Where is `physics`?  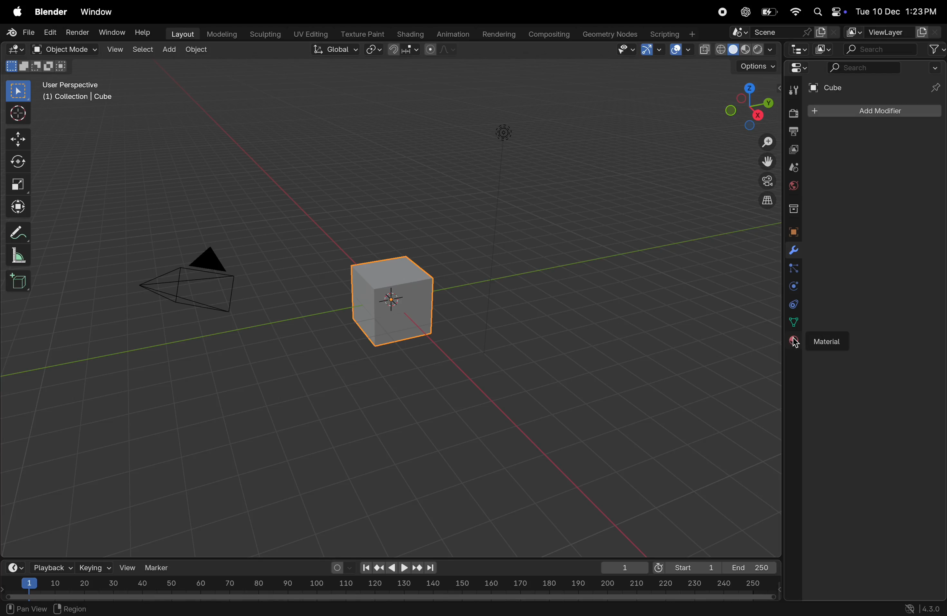
physics is located at coordinates (793, 287).